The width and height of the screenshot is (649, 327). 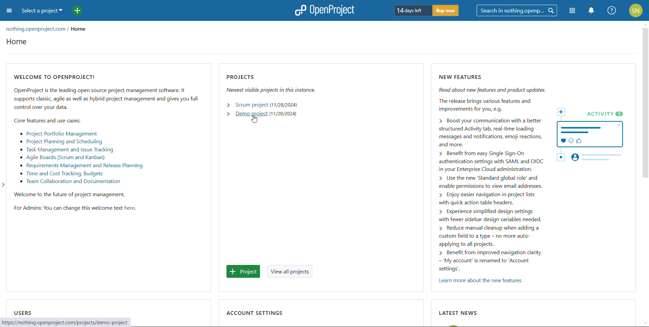 What do you see at coordinates (284, 105) in the screenshot?
I see `start date of scrum project` at bounding box center [284, 105].